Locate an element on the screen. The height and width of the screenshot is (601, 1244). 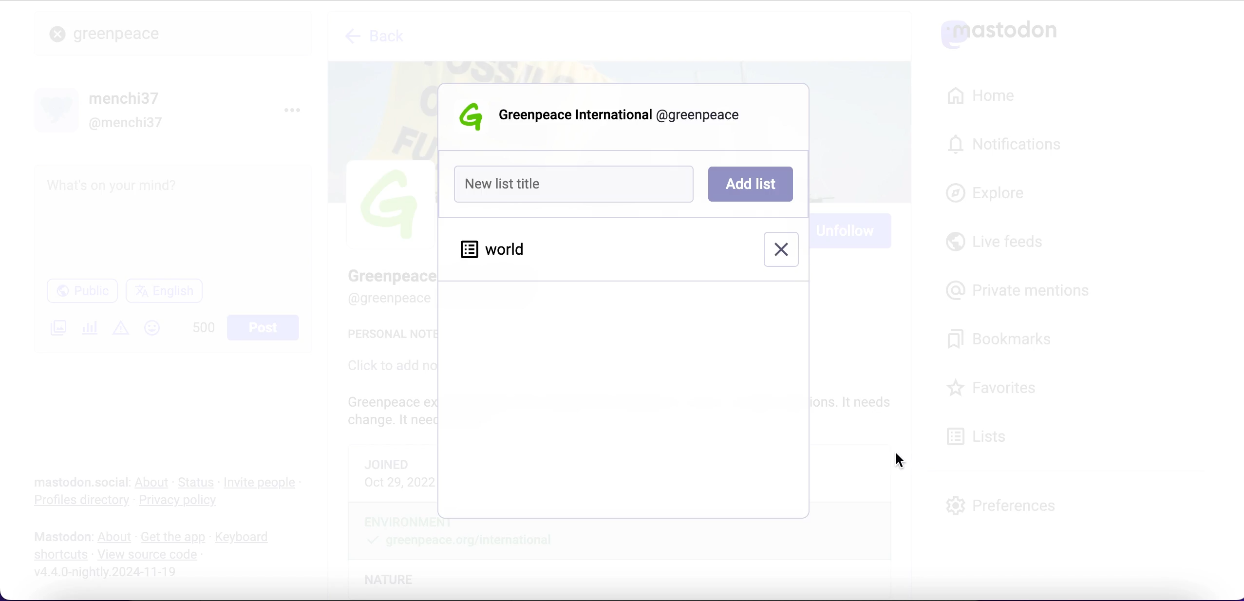
new list title is located at coordinates (575, 184).